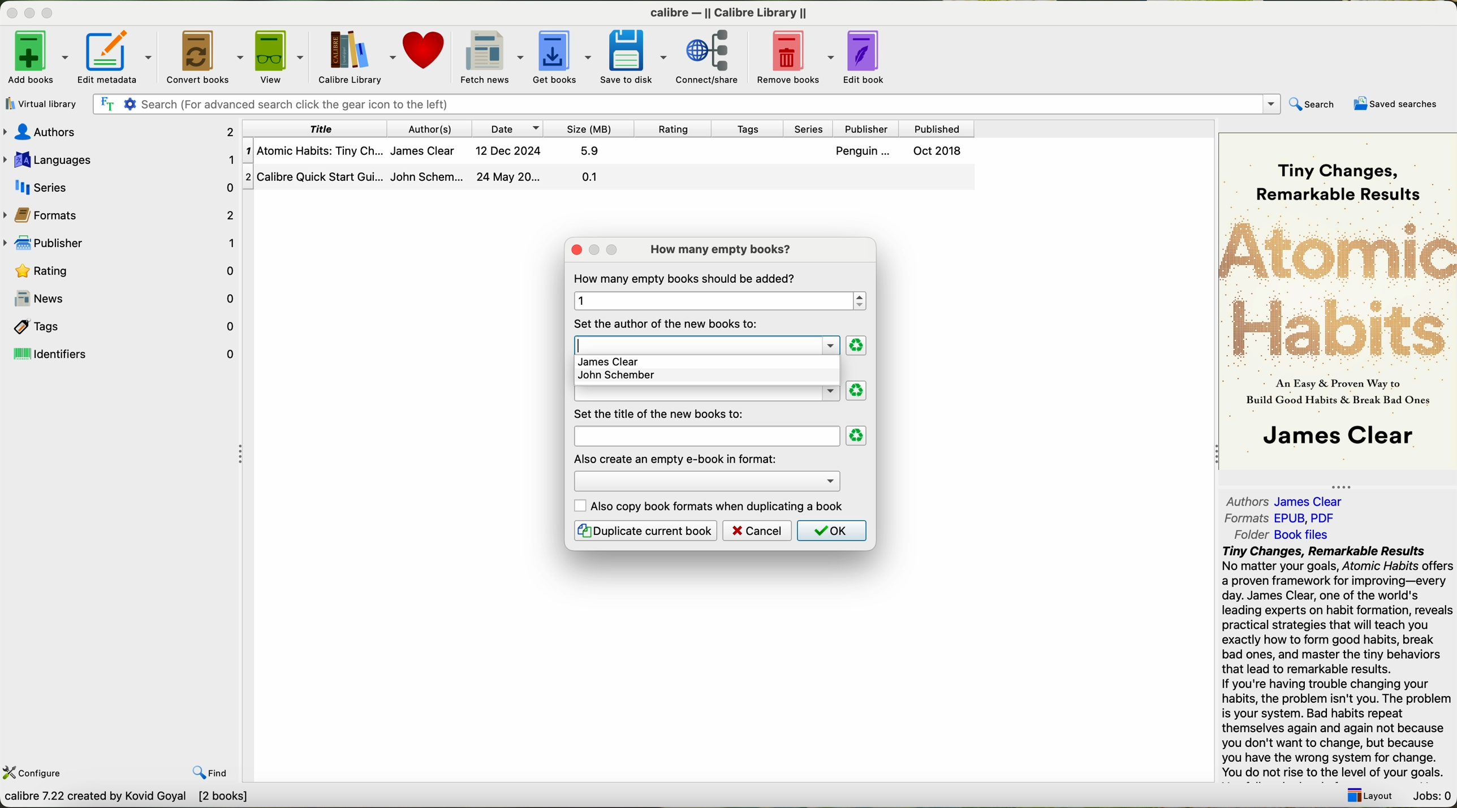 This screenshot has height=808, width=1457. Describe the element at coordinates (617, 378) in the screenshot. I see `john schember` at that location.